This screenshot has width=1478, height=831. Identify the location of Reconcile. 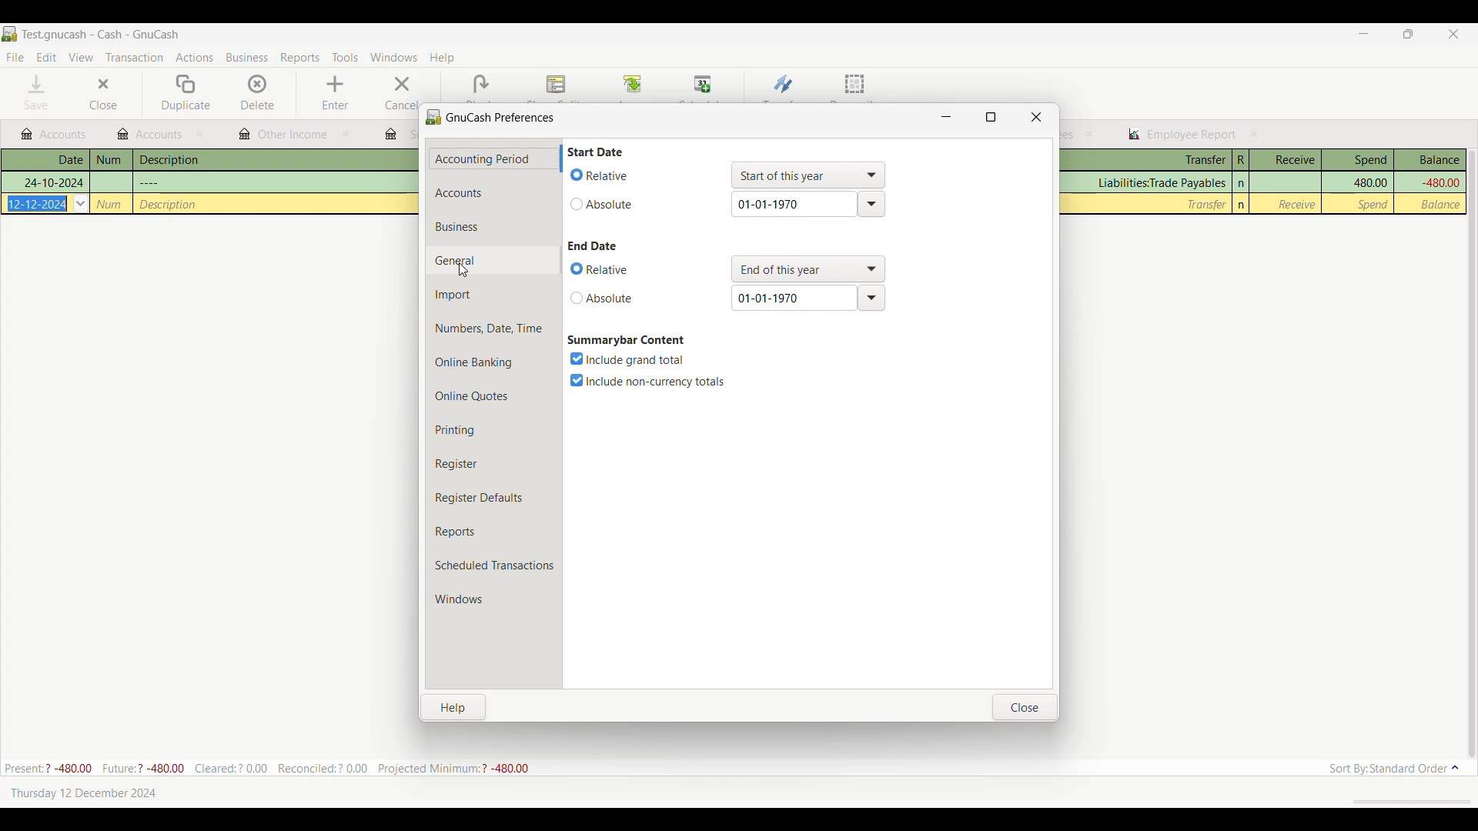
(855, 86).